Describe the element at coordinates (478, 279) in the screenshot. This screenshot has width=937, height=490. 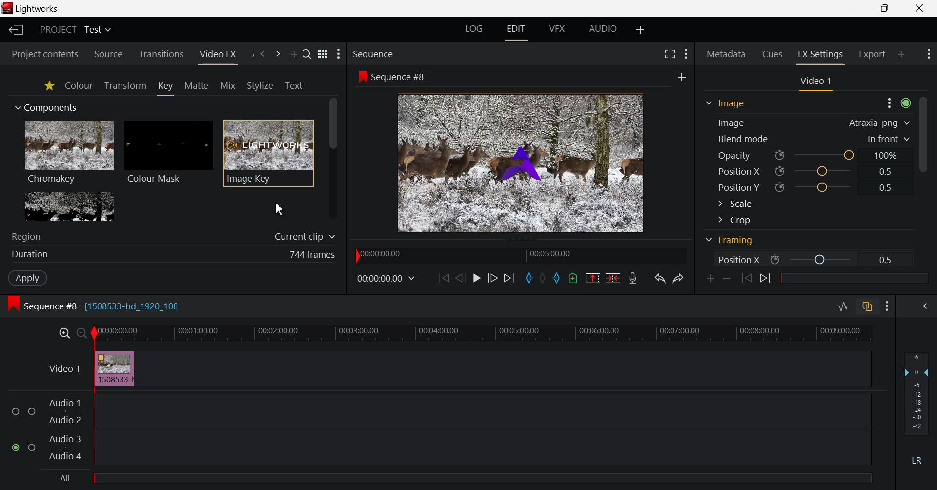
I see `Play` at that location.